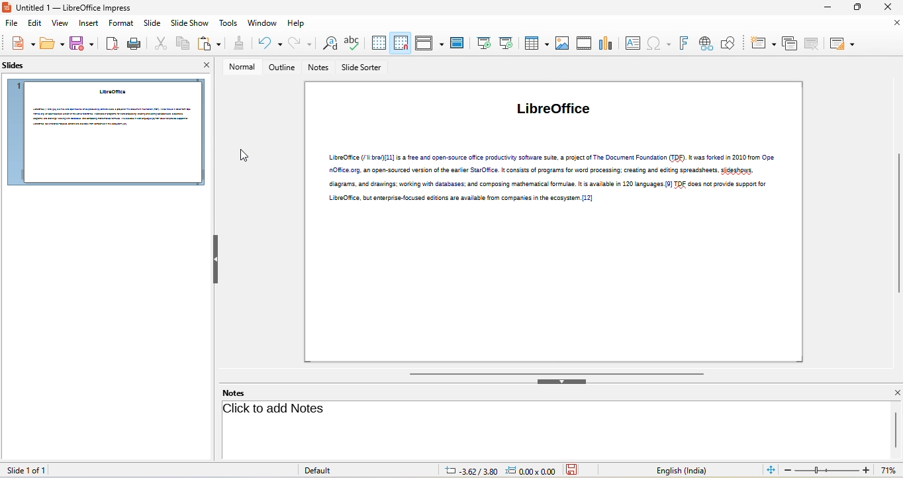  Describe the element at coordinates (379, 45) in the screenshot. I see `display to grid` at that location.